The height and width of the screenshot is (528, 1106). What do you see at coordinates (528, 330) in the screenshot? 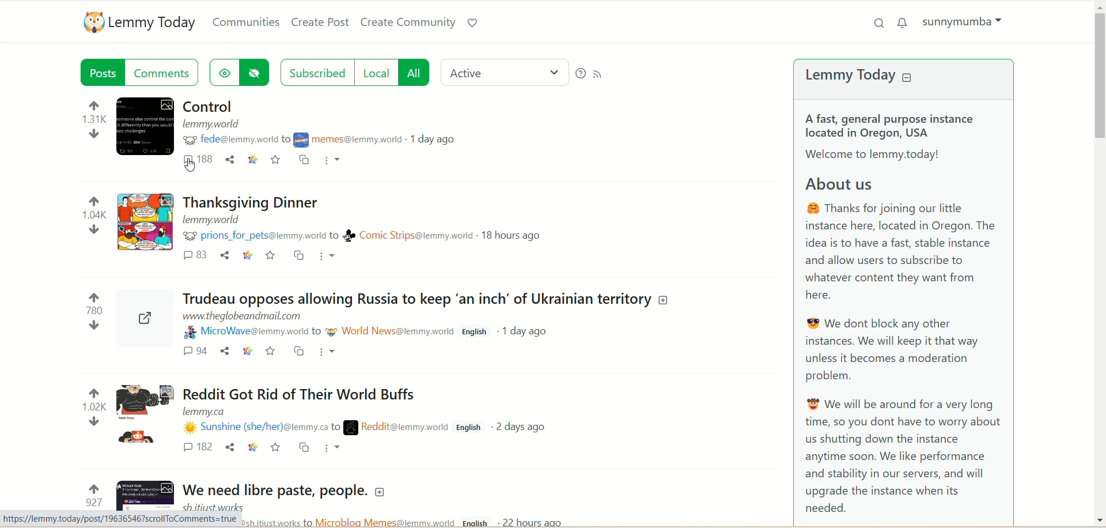
I see `1 day ago` at bounding box center [528, 330].